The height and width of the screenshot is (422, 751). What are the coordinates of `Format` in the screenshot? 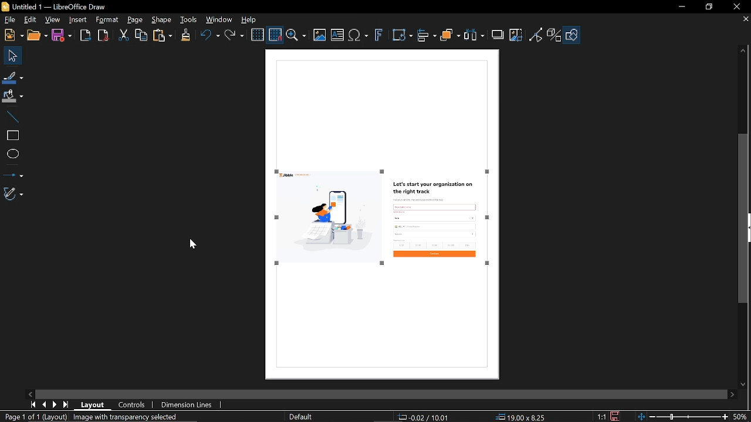 It's located at (108, 20).